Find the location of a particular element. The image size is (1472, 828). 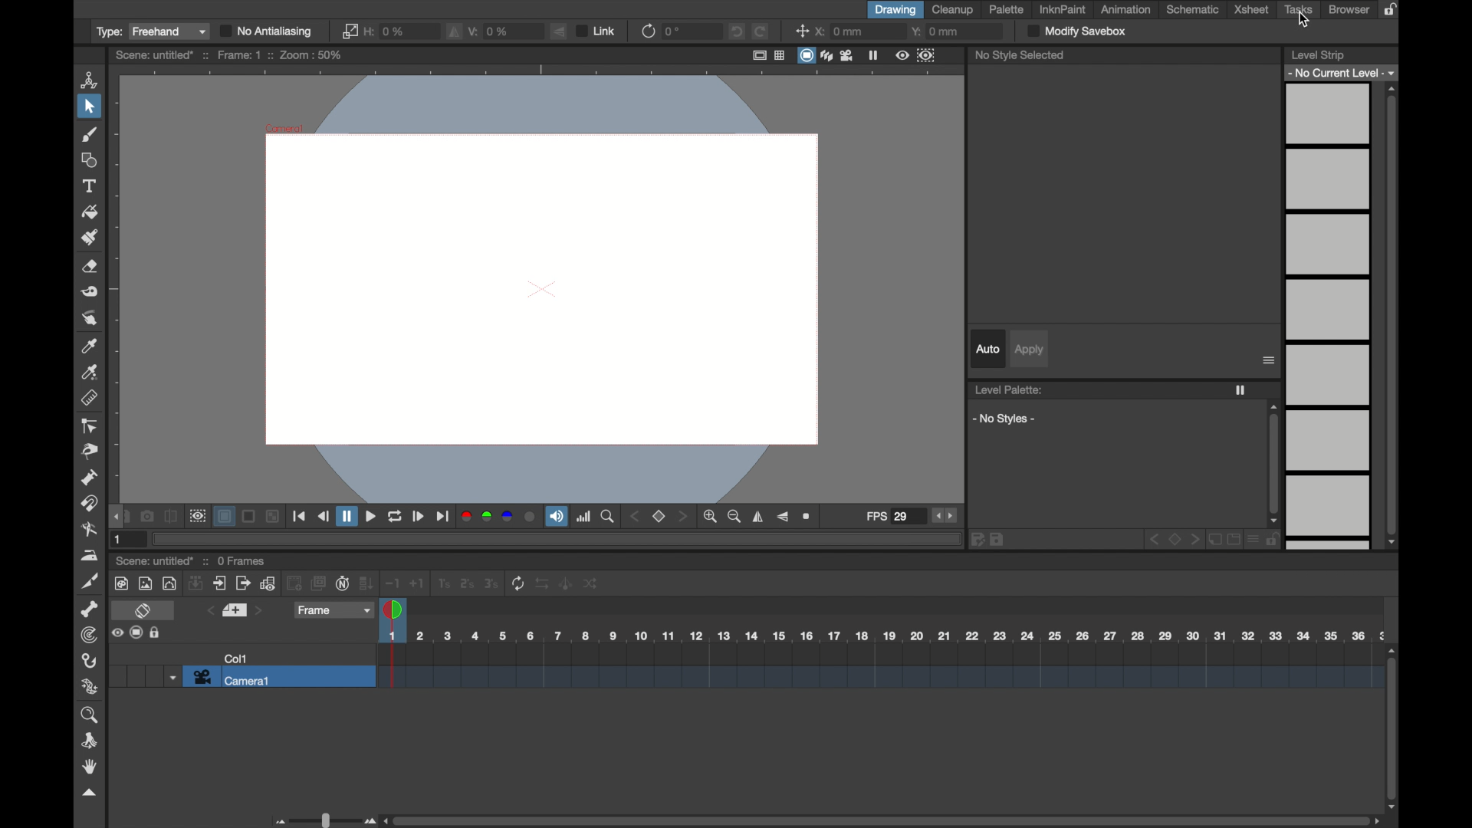

hand mode is located at coordinates (87, 767).